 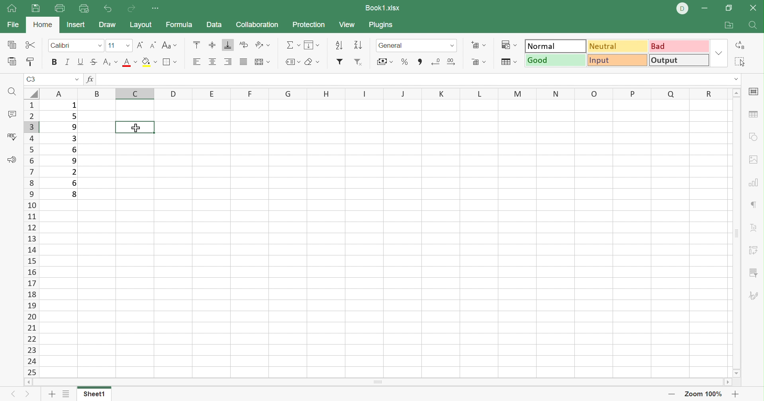 What do you see at coordinates (72, 106) in the screenshot?
I see `1` at bounding box center [72, 106].